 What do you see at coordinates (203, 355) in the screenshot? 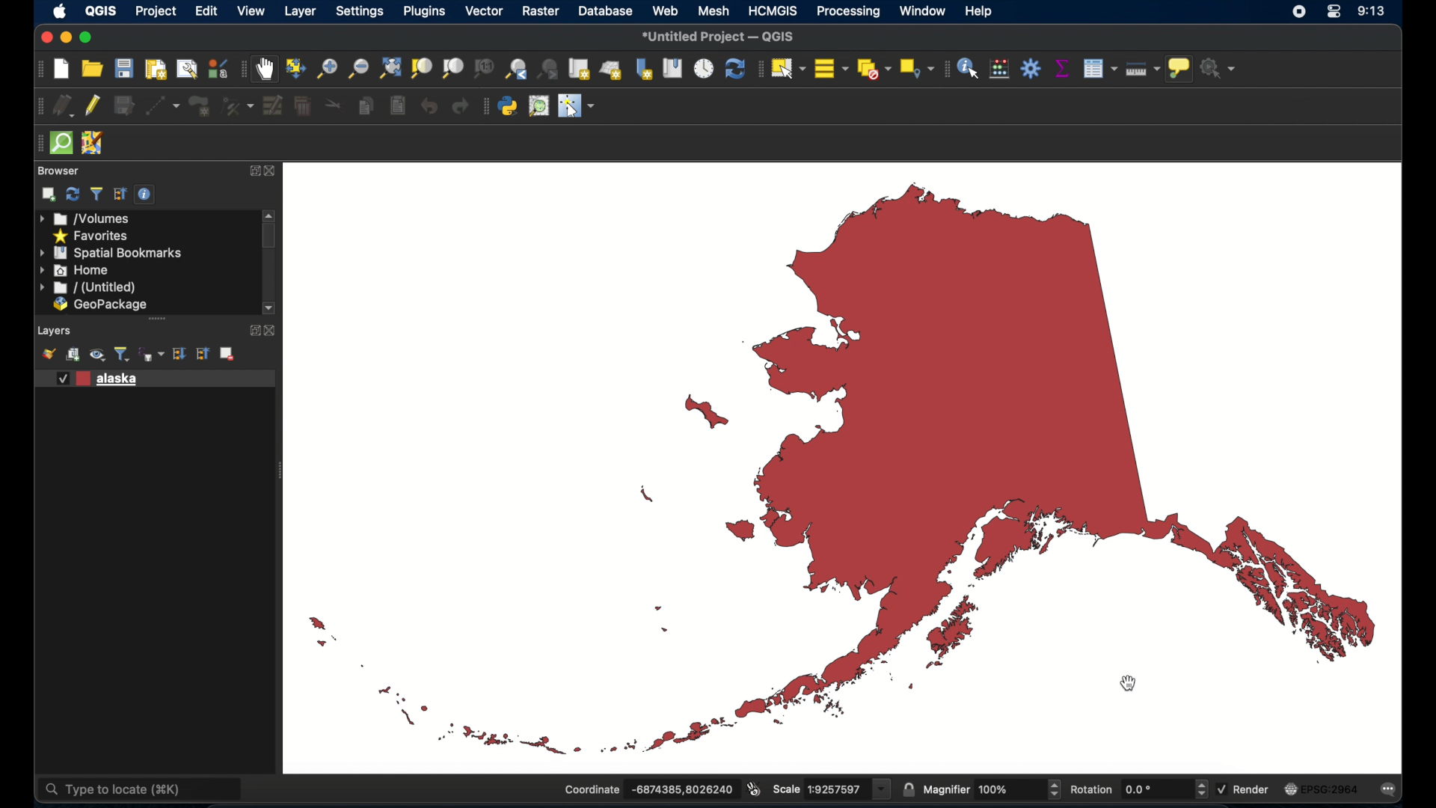
I see `collapse all` at bounding box center [203, 355].